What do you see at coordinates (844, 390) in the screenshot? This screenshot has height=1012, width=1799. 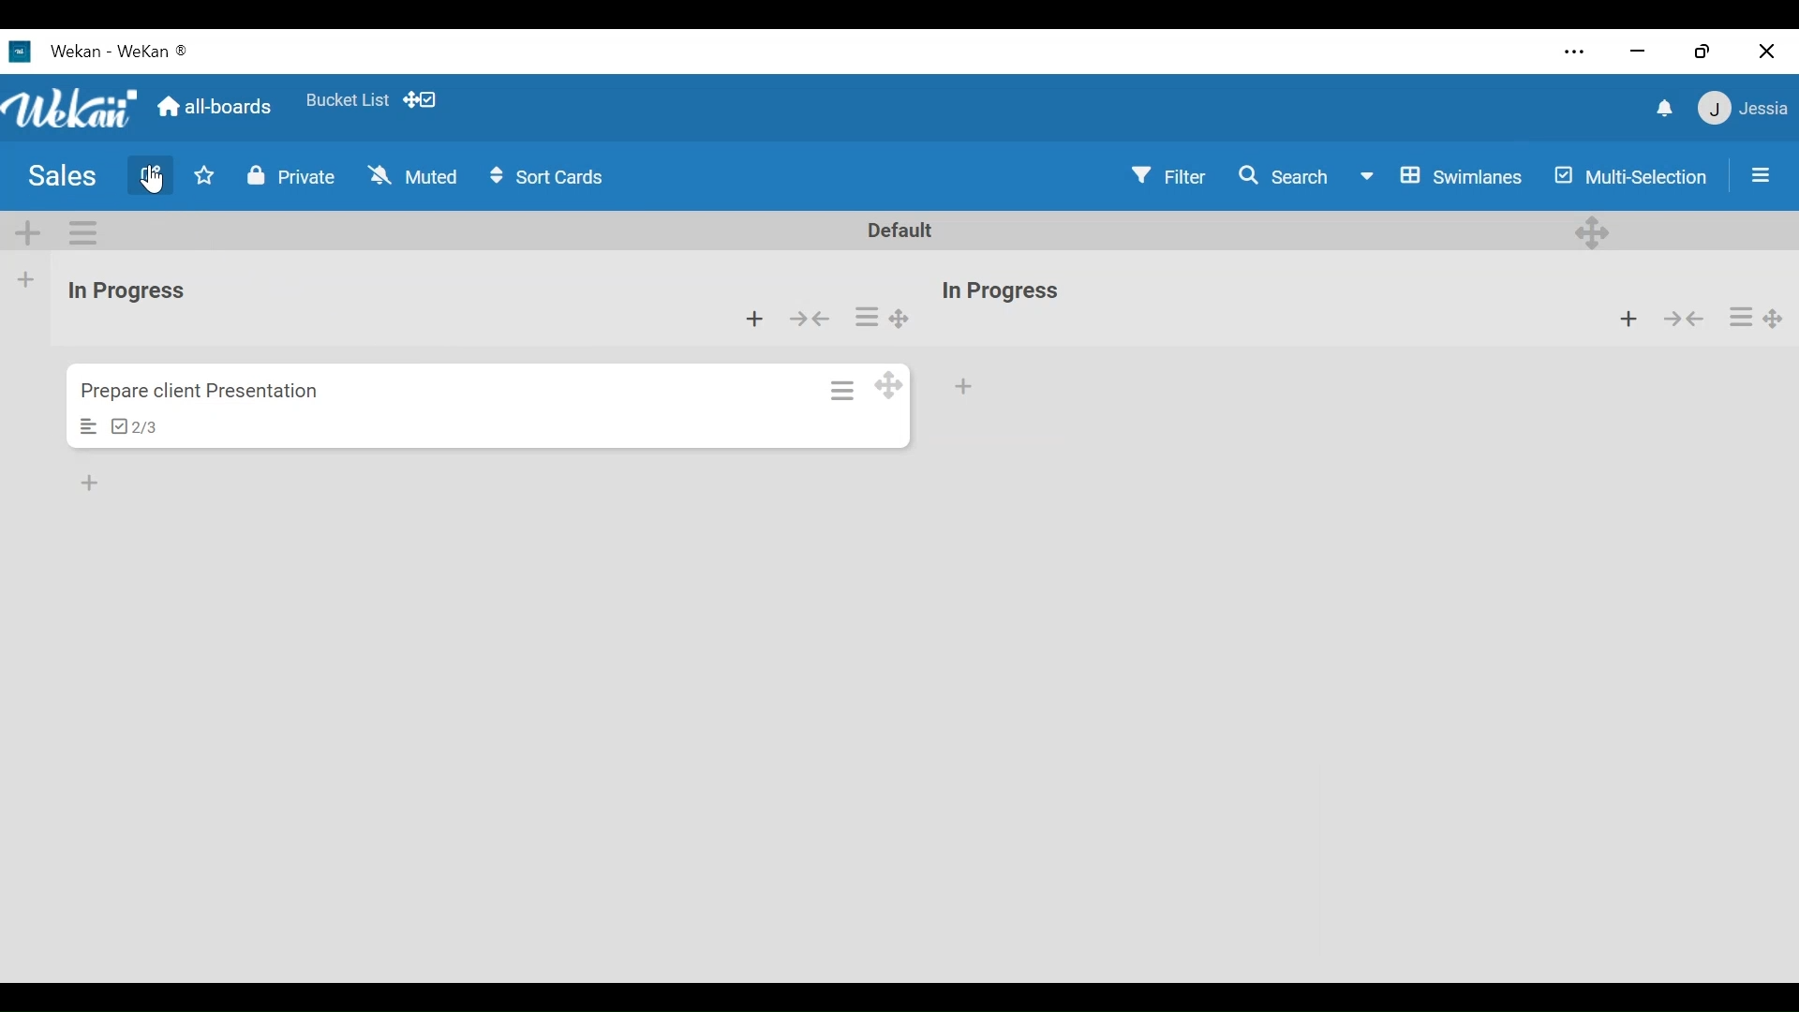 I see `Card actions` at bounding box center [844, 390].